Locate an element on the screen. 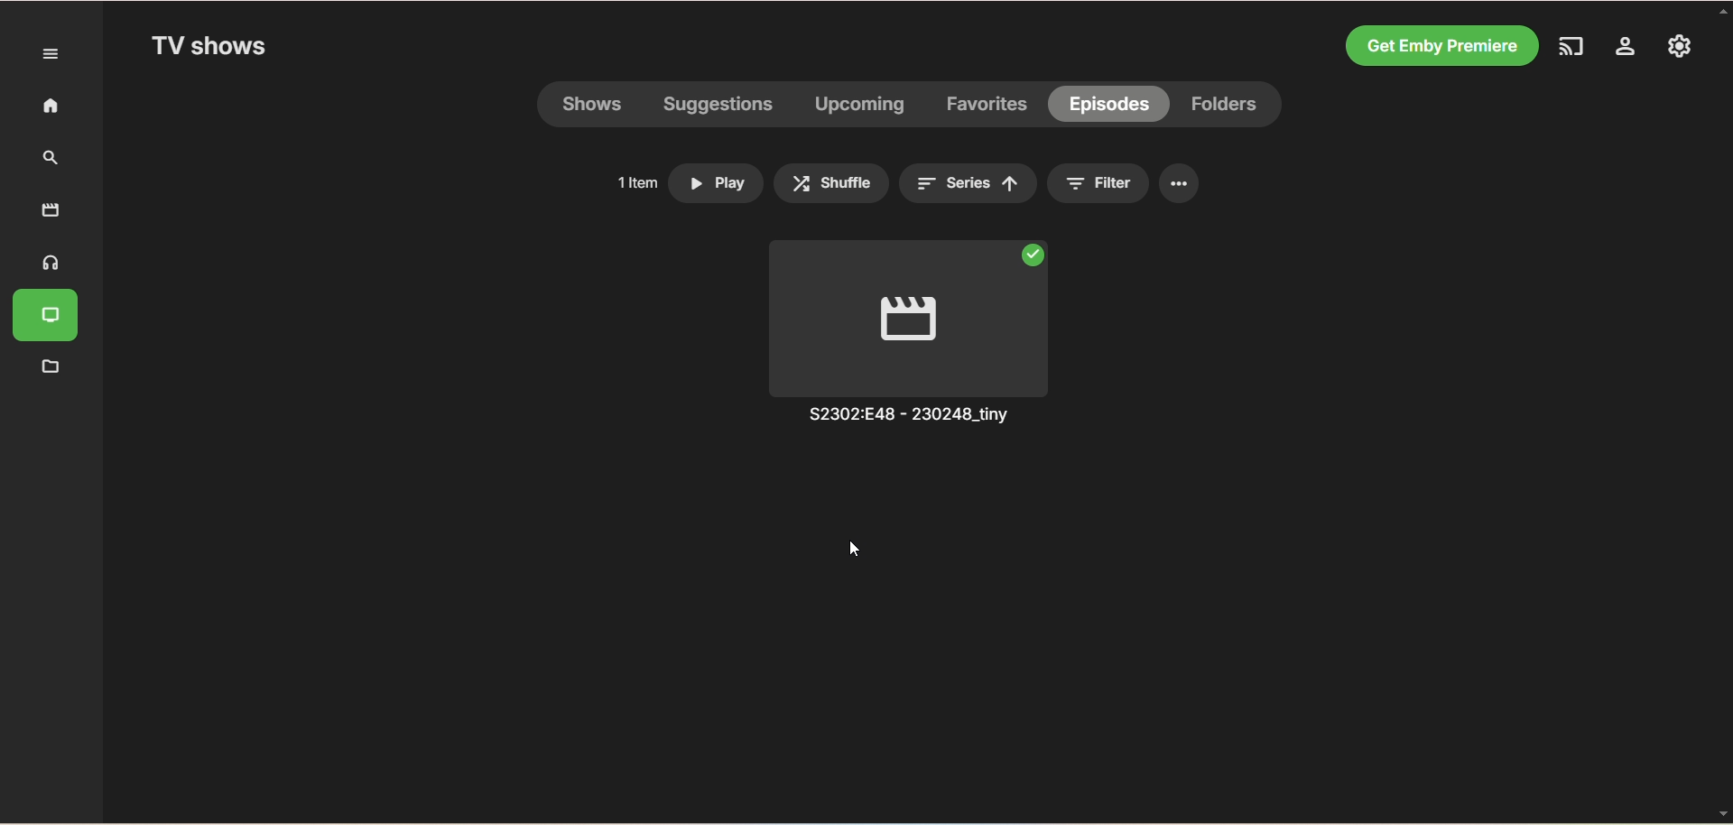 The height and width of the screenshot is (825, 1733). TV shows is located at coordinates (50, 318).